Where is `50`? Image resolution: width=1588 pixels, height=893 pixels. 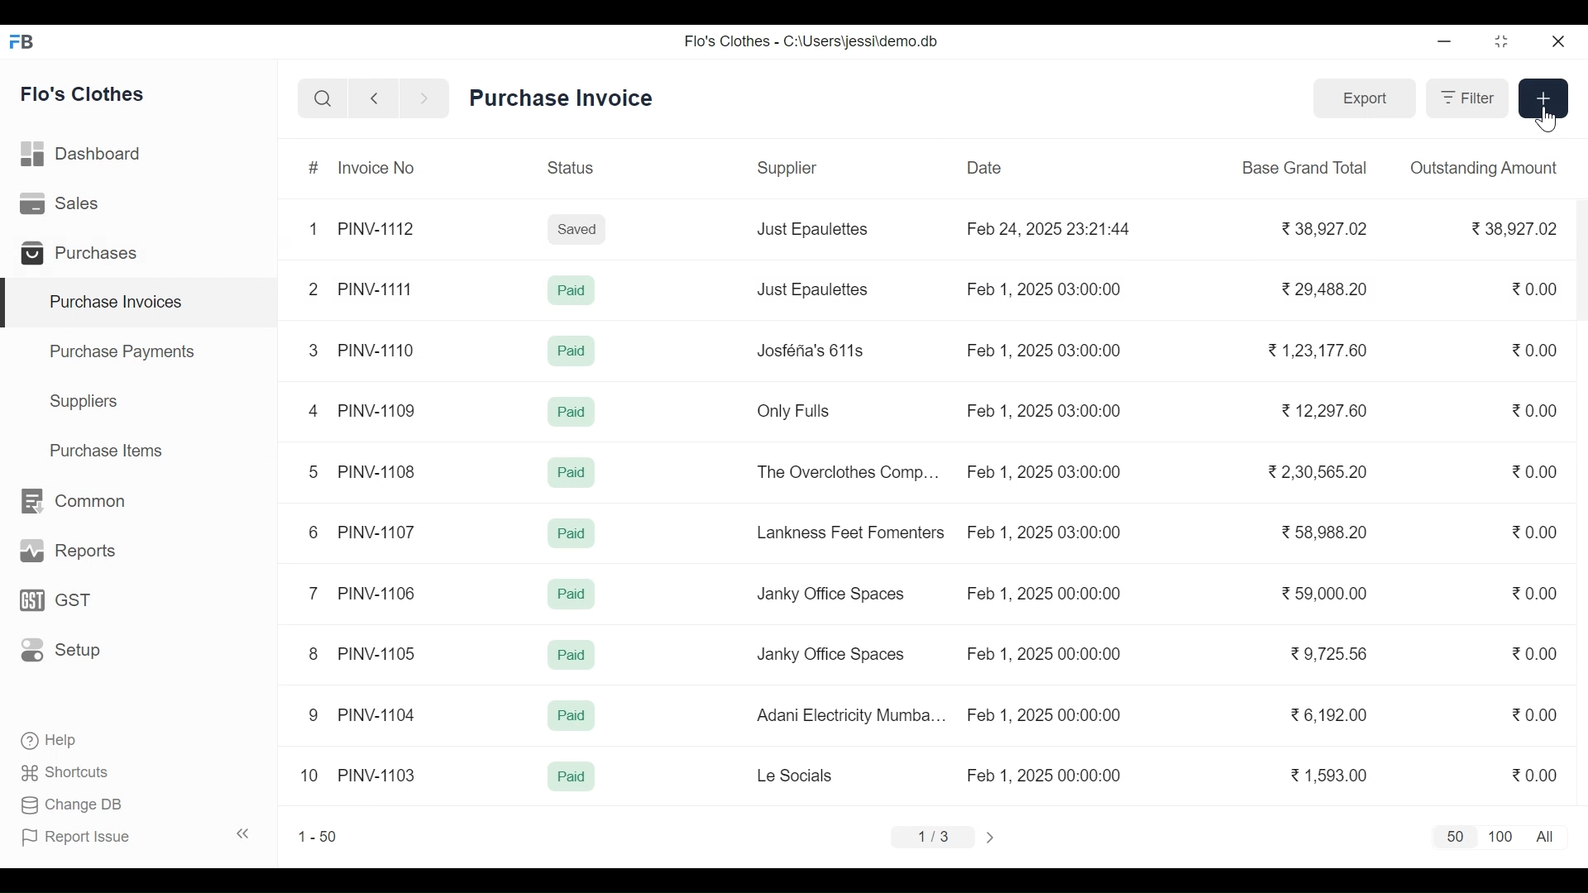
50 is located at coordinates (1457, 838).